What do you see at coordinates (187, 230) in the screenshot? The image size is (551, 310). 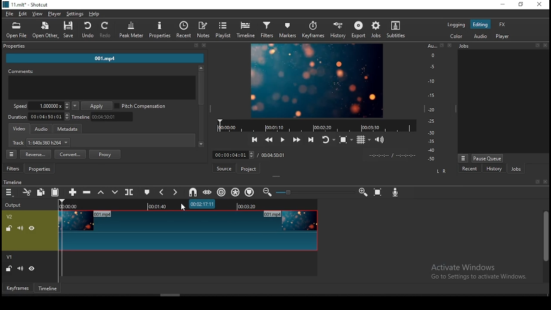 I see `video track V2` at bounding box center [187, 230].